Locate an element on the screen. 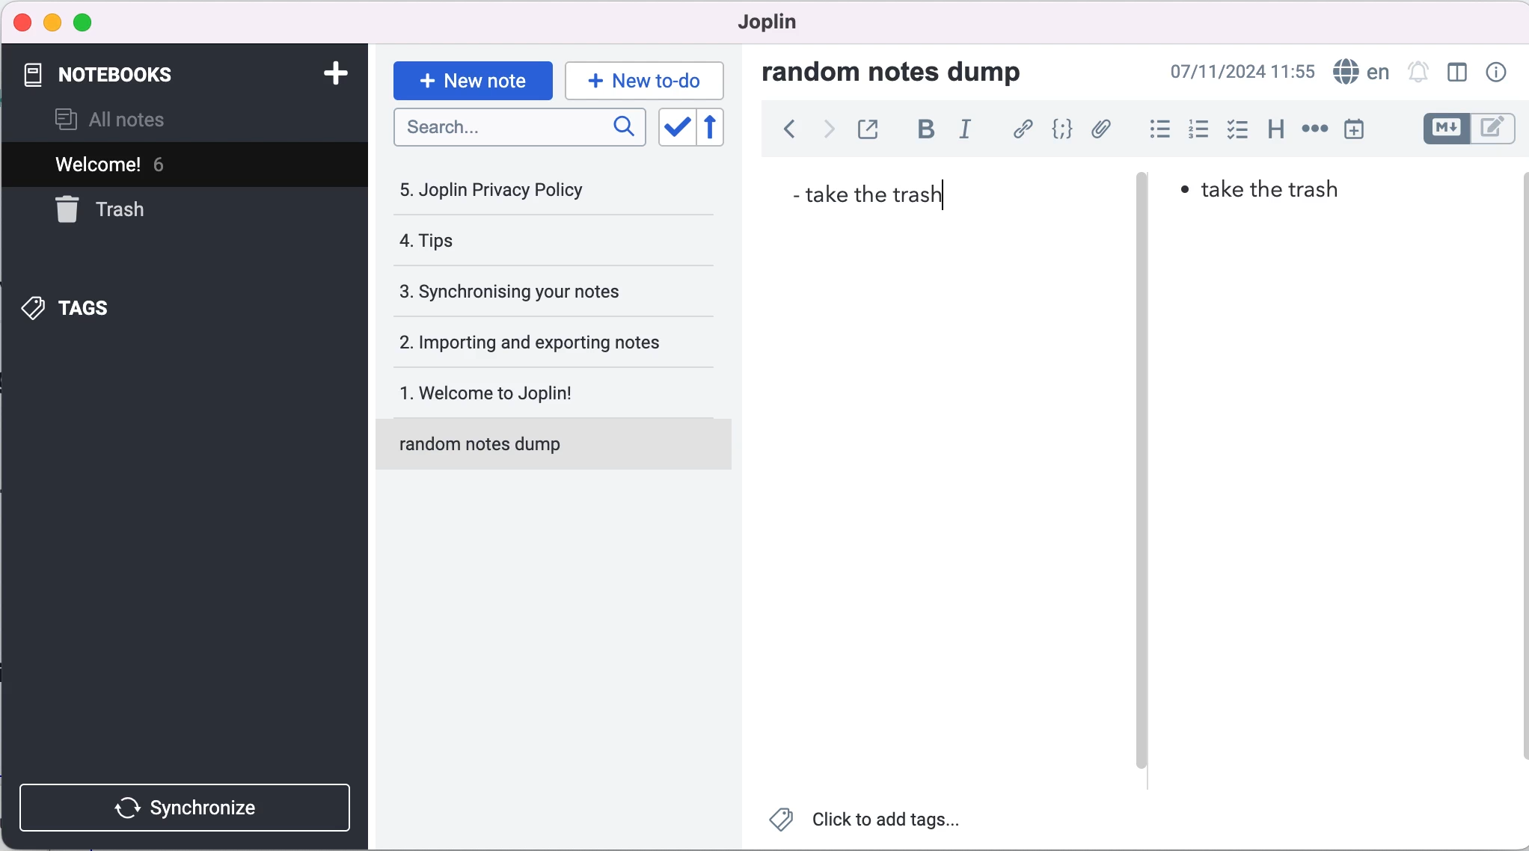 This screenshot has height=851, width=1529. attach file is located at coordinates (1100, 131).